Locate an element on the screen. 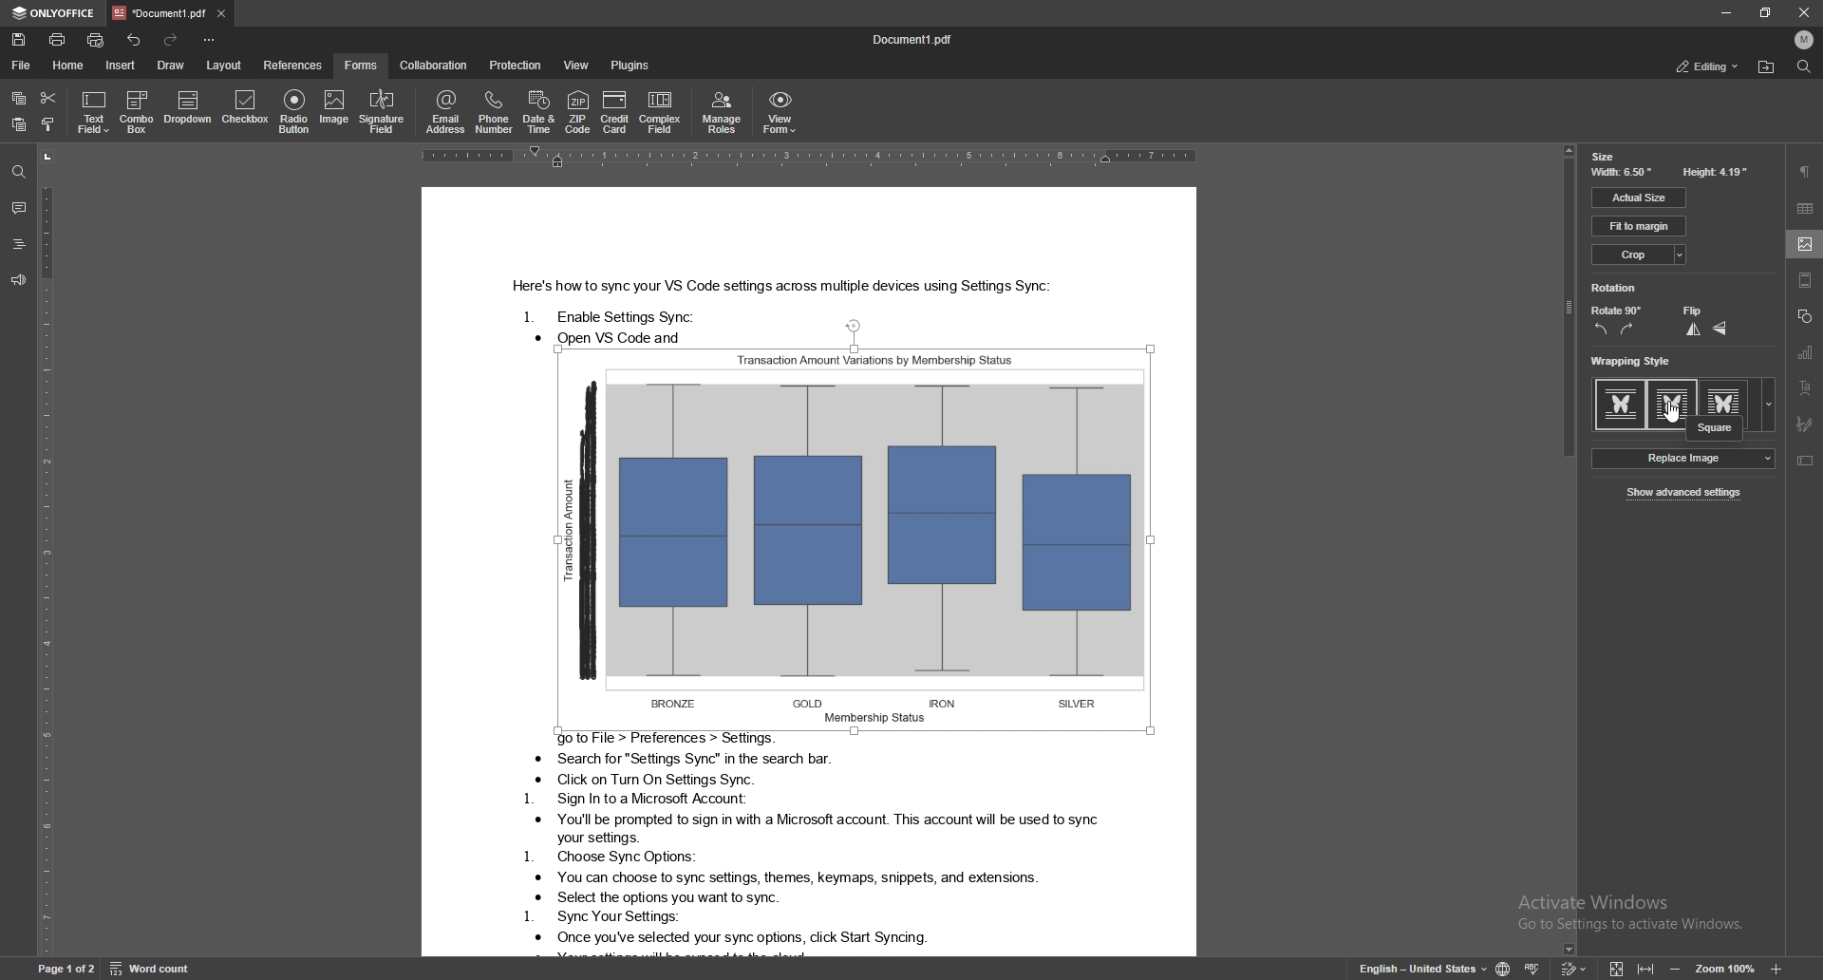 The width and height of the screenshot is (1823, 980). style 3 is located at coordinates (1729, 399).